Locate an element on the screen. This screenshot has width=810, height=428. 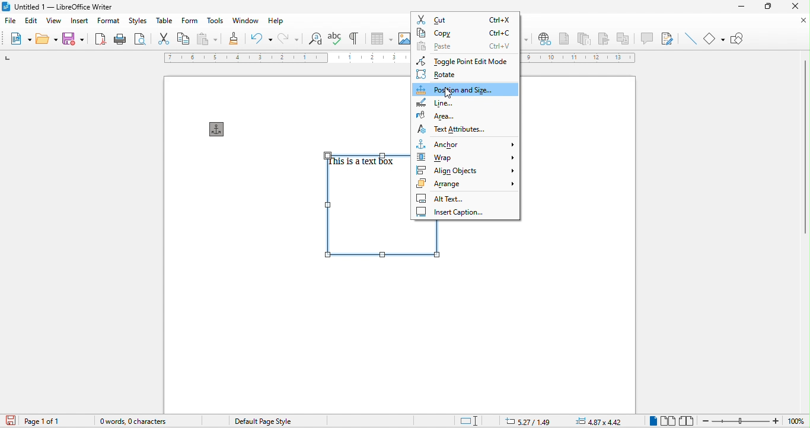
default page style is located at coordinates (260, 422).